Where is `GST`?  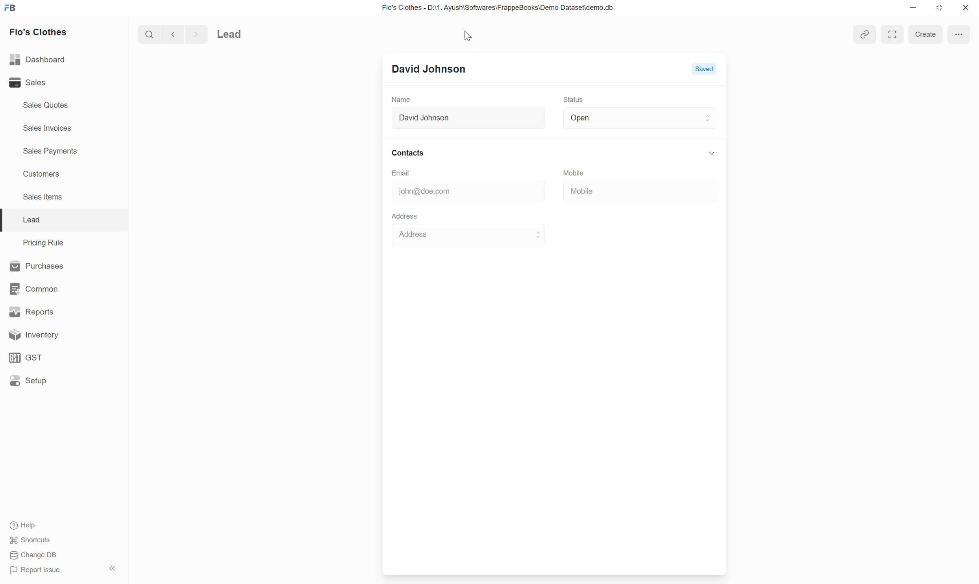 GST is located at coordinates (27, 358).